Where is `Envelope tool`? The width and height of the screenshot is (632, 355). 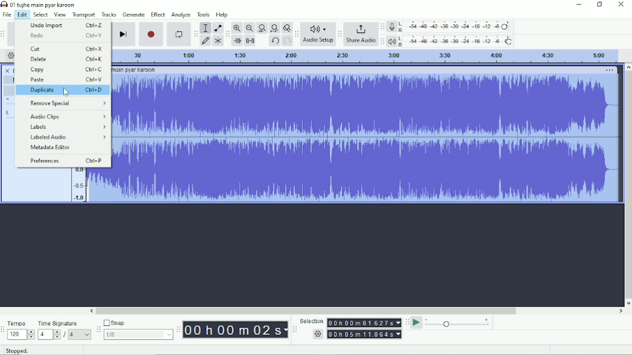 Envelope tool is located at coordinates (217, 27).